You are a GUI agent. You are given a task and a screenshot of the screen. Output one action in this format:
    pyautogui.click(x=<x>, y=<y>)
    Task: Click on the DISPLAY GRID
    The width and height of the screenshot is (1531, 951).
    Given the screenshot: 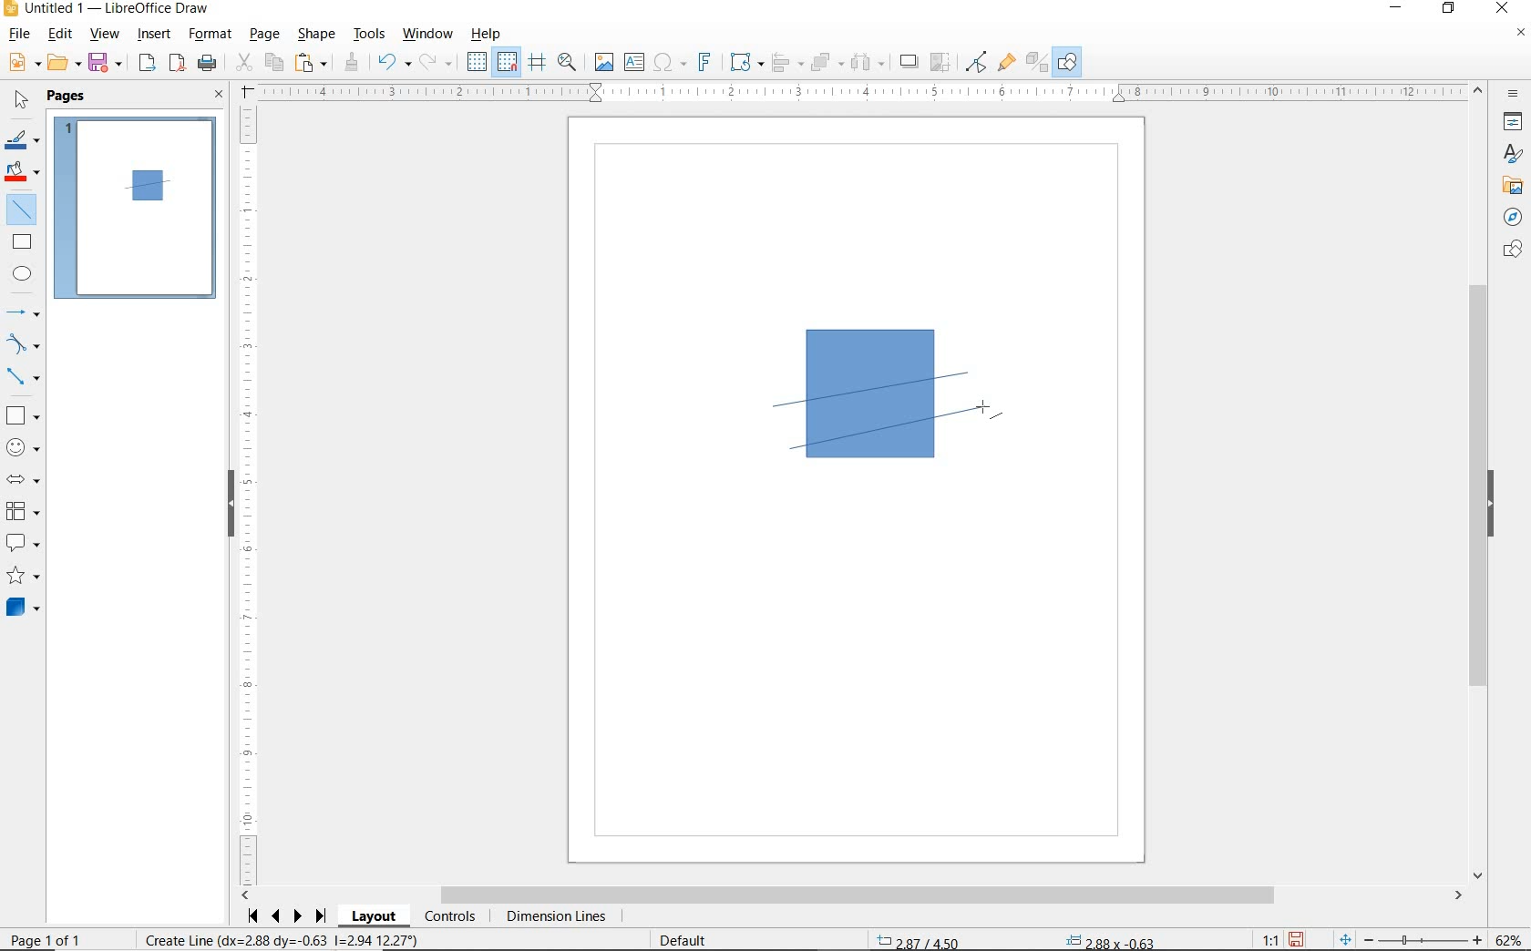 What is the action you would take?
    pyautogui.click(x=478, y=63)
    